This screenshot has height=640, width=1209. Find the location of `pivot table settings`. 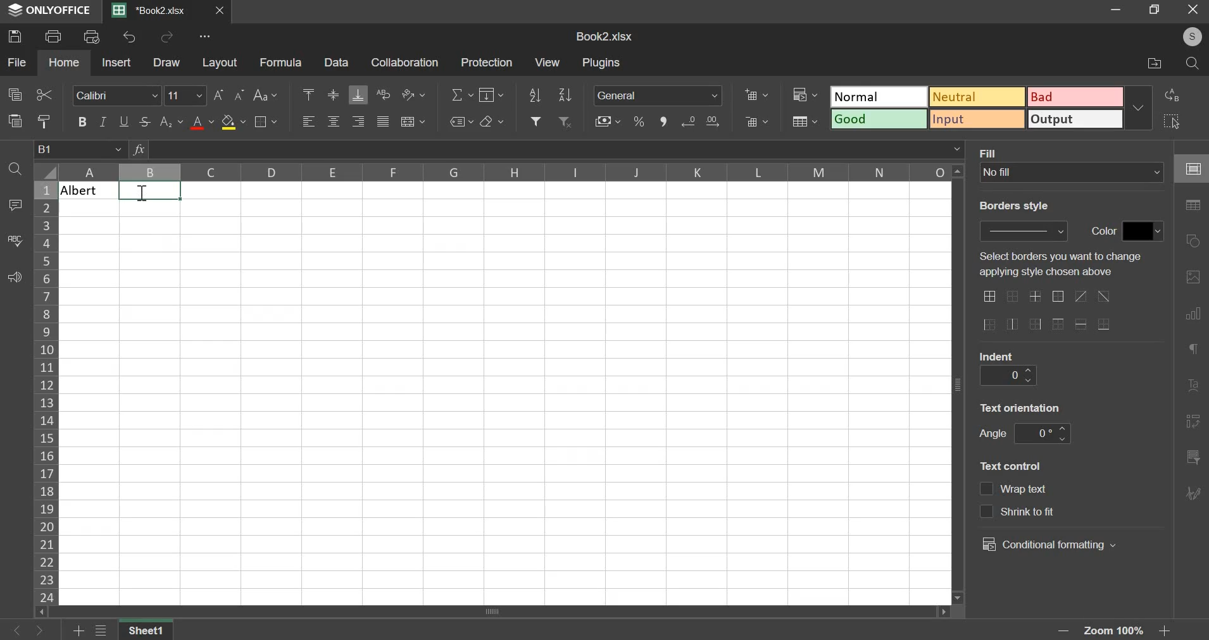

pivot table settings is located at coordinates (1193, 422).